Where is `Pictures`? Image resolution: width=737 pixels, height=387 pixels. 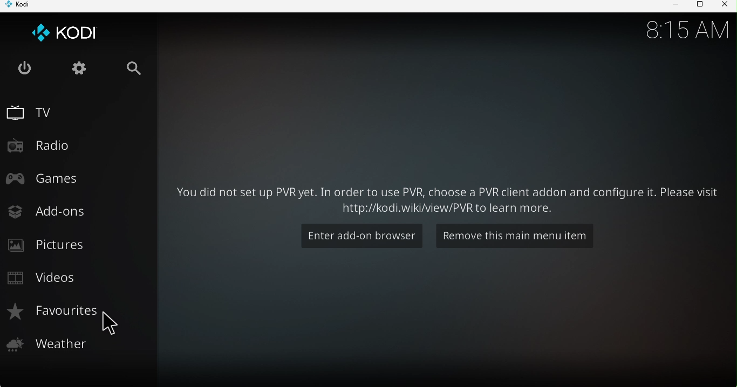
Pictures is located at coordinates (70, 244).